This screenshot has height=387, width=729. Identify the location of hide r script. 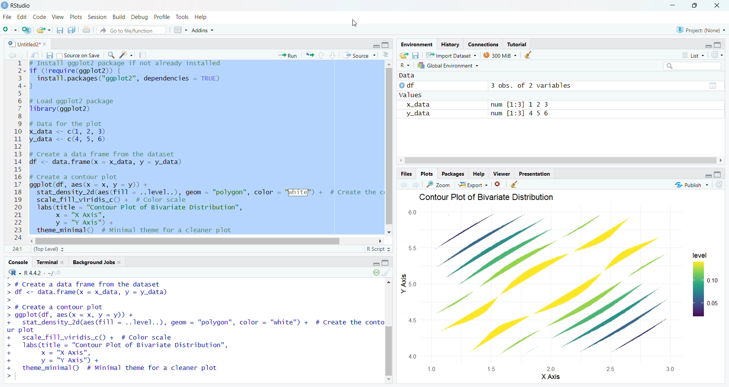
(375, 263).